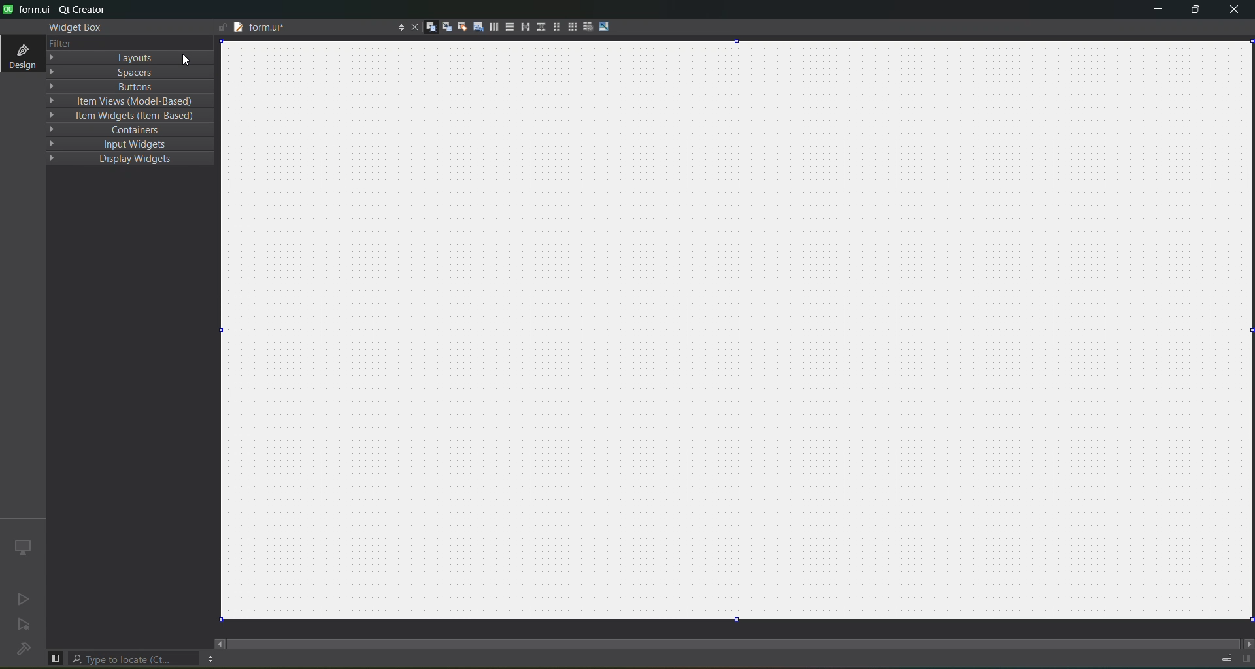 Image resolution: width=1255 pixels, height=669 pixels. What do you see at coordinates (411, 26) in the screenshot?
I see `close tab` at bounding box center [411, 26].